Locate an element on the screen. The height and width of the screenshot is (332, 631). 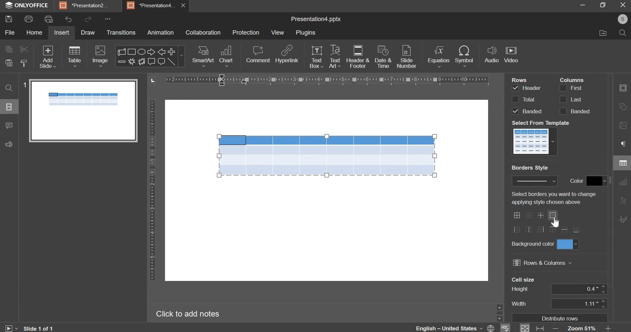
video is located at coordinates (511, 54).